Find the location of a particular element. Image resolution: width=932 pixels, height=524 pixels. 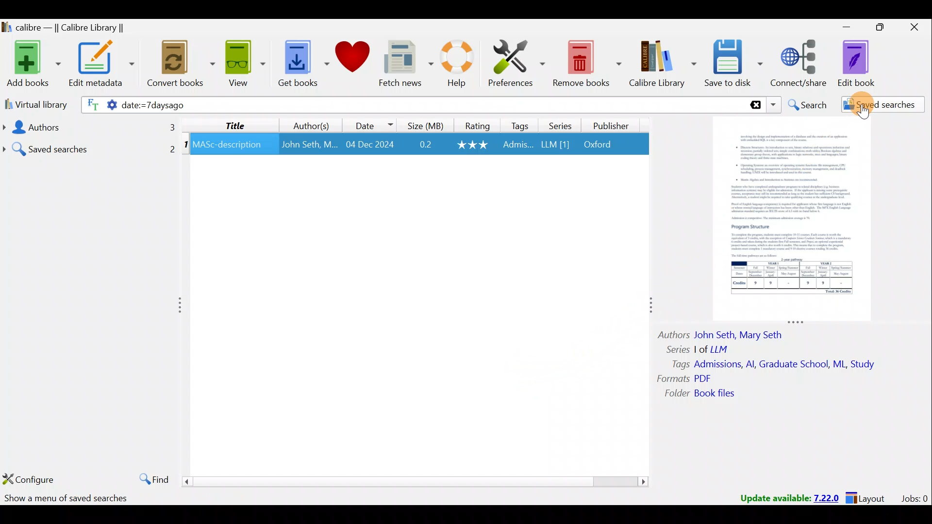

Scroll bar is located at coordinates (416, 481).